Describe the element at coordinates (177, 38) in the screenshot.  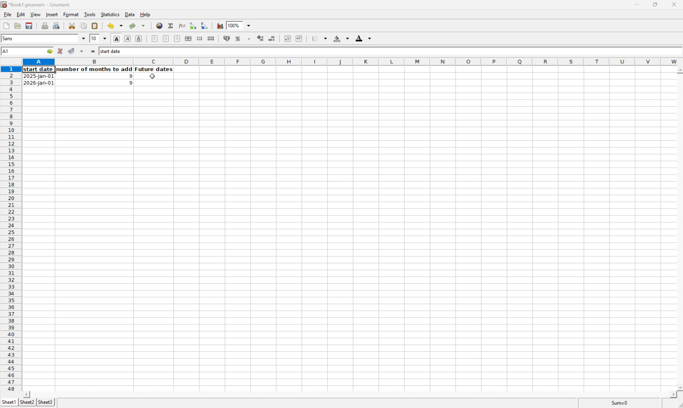
I see `Align Right` at that location.